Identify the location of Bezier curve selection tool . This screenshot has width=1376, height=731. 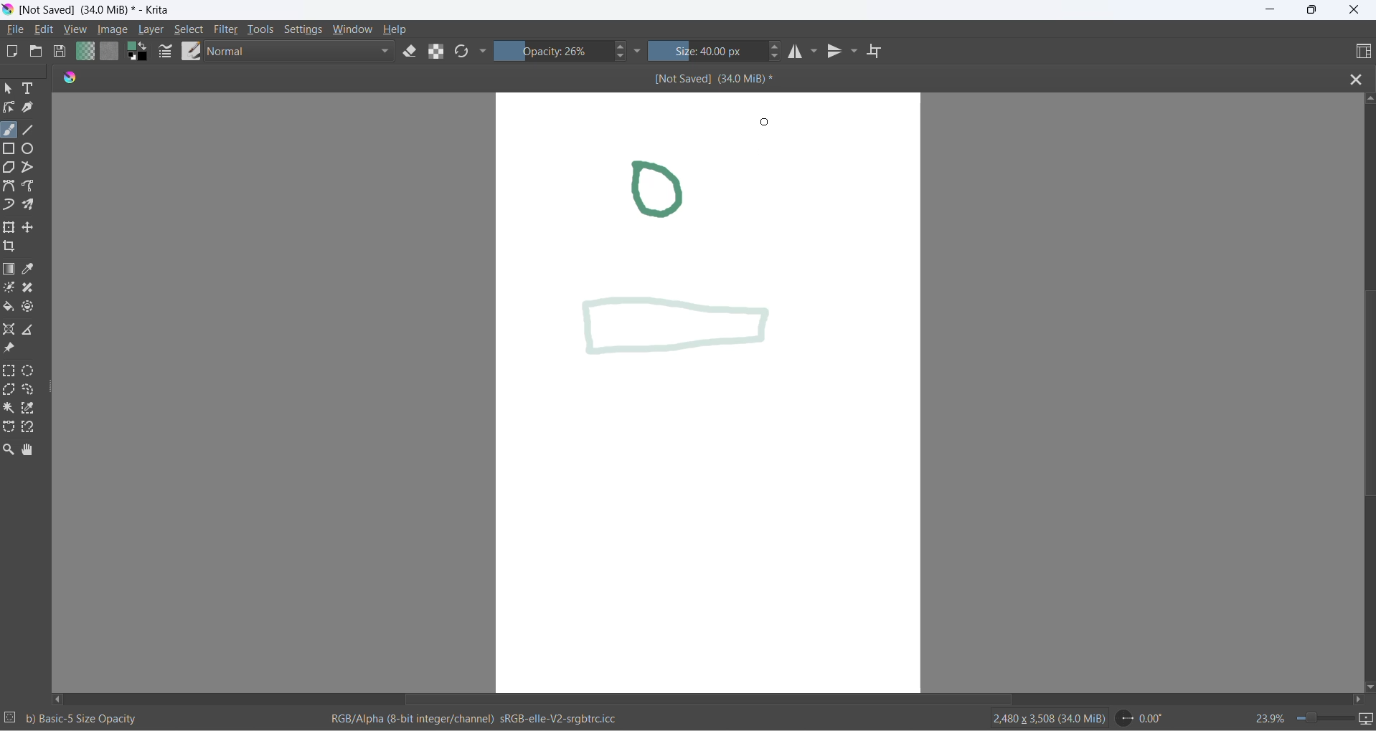
(11, 429).